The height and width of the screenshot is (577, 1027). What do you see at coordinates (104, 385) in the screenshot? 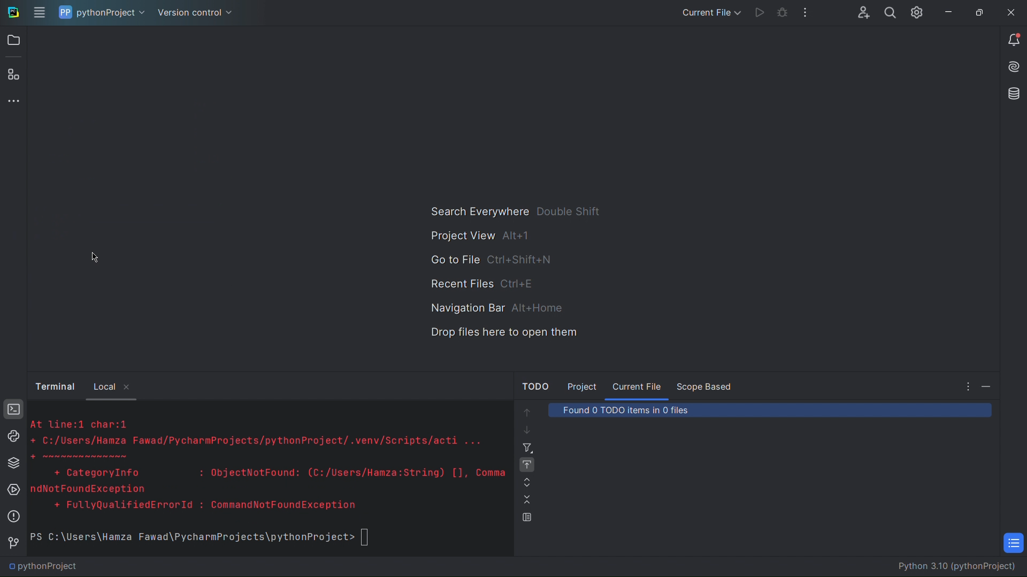
I see `Local` at bounding box center [104, 385].